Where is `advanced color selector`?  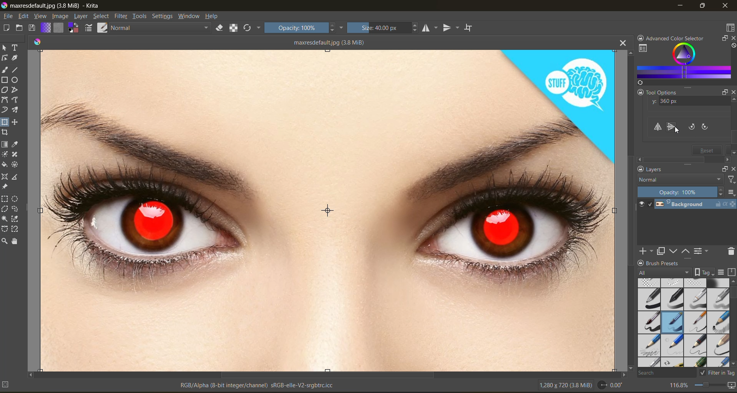 advanced color selector is located at coordinates (683, 62).